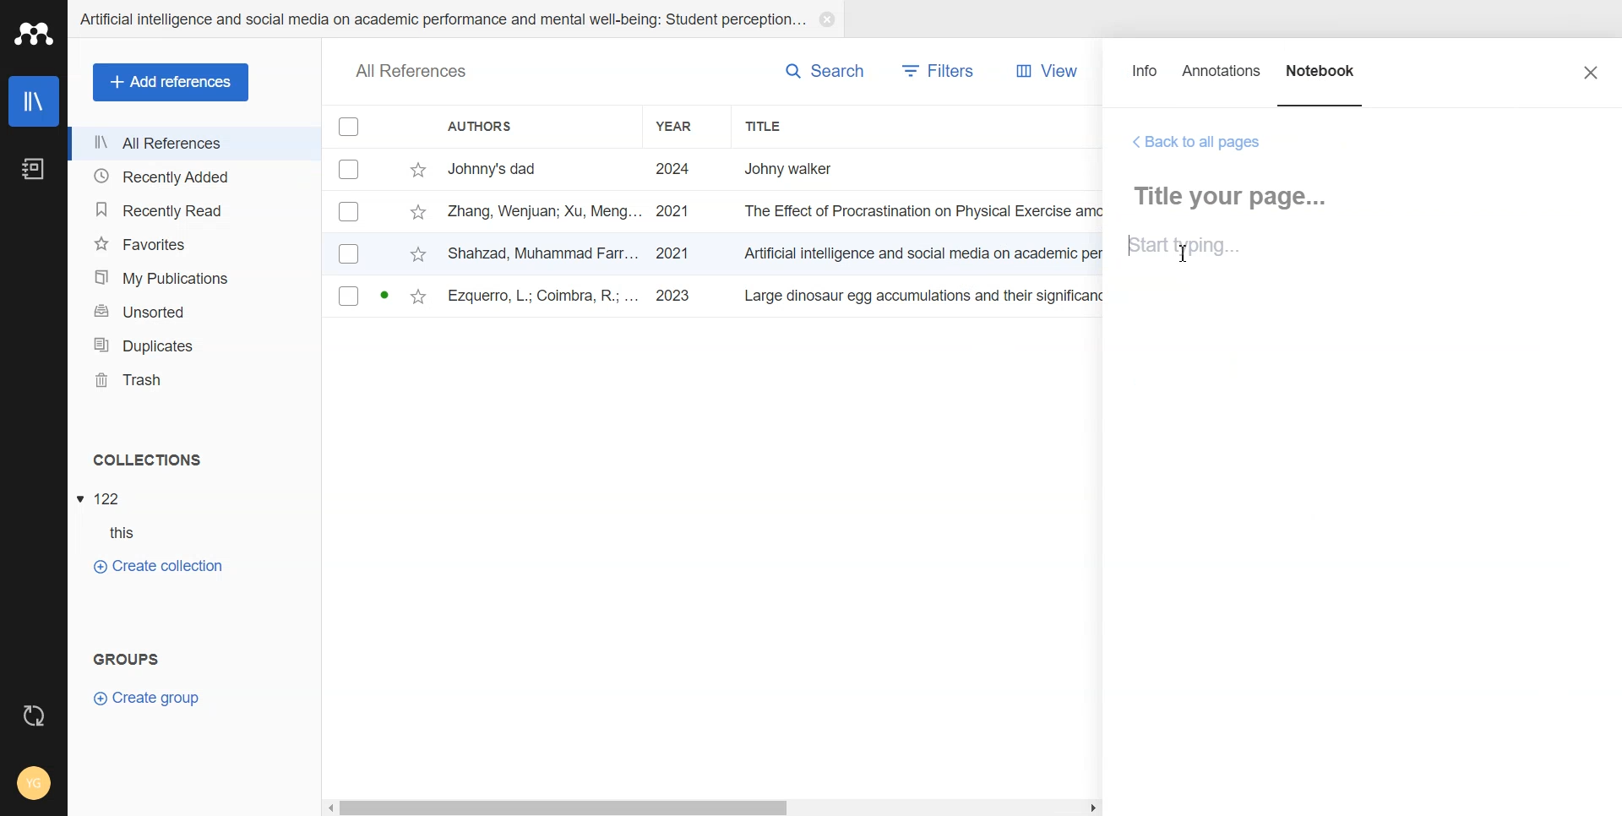 This screenshot has width=1622, height=816. Describe the element at coordinates (1187, 256) in the screenshot. I see `Text Cursor` at that location.